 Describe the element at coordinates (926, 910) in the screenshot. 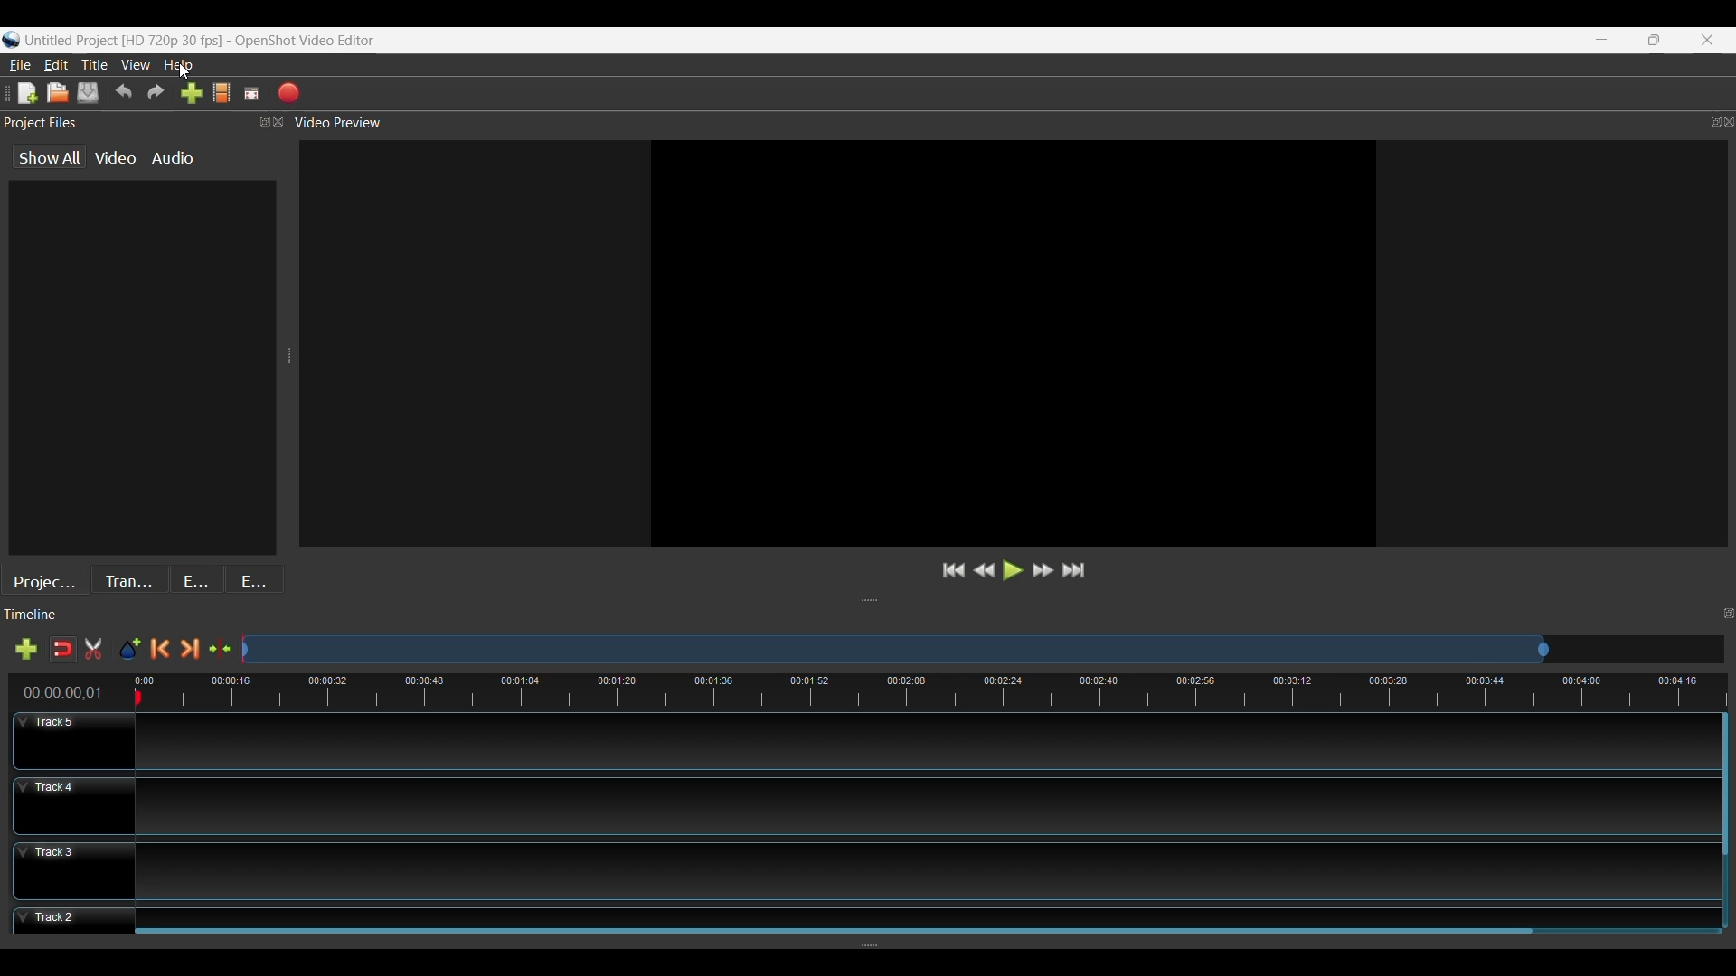

I see `Track Panel` at that location.